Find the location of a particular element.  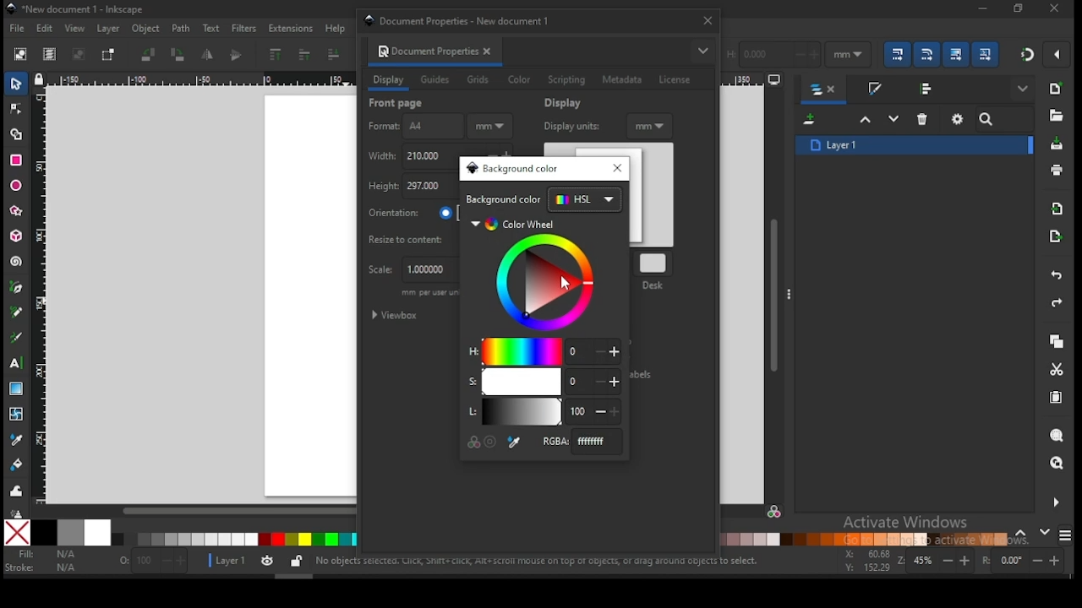

scale is located at coordinates (408, 270).